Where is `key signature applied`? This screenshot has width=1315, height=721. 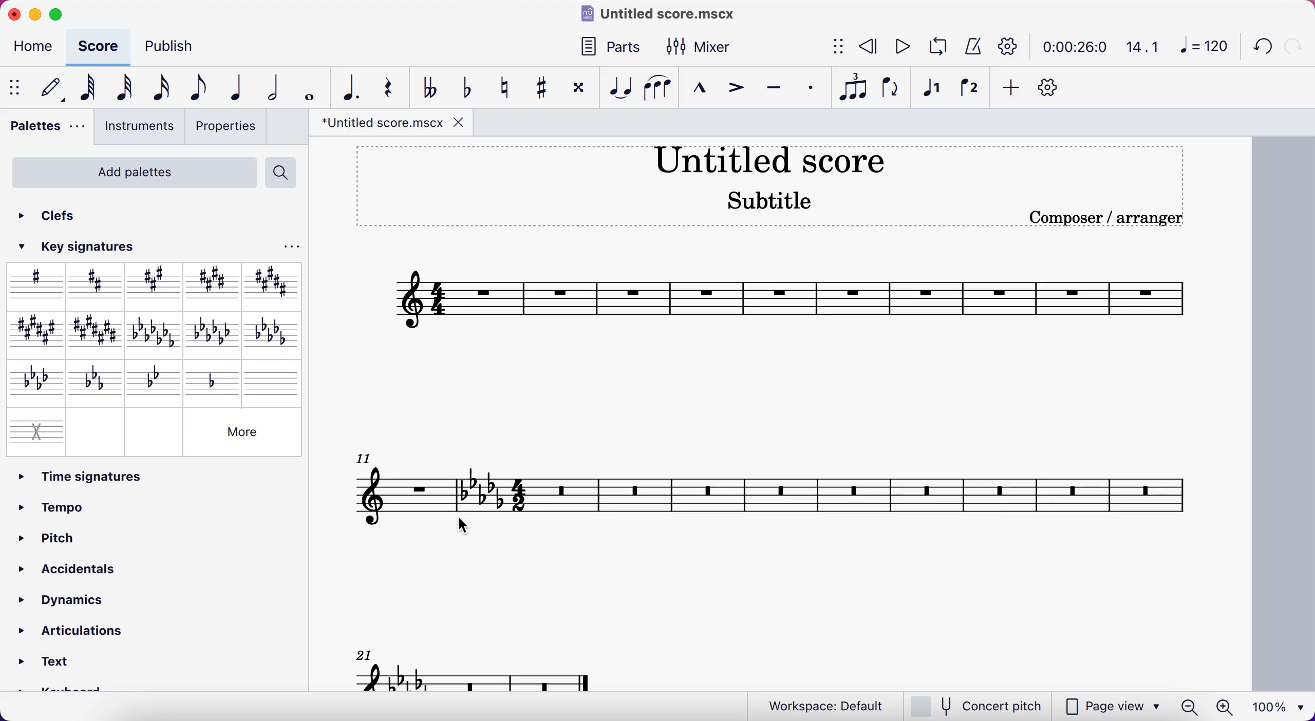 key signature applied is located at coordinates (481, 494).